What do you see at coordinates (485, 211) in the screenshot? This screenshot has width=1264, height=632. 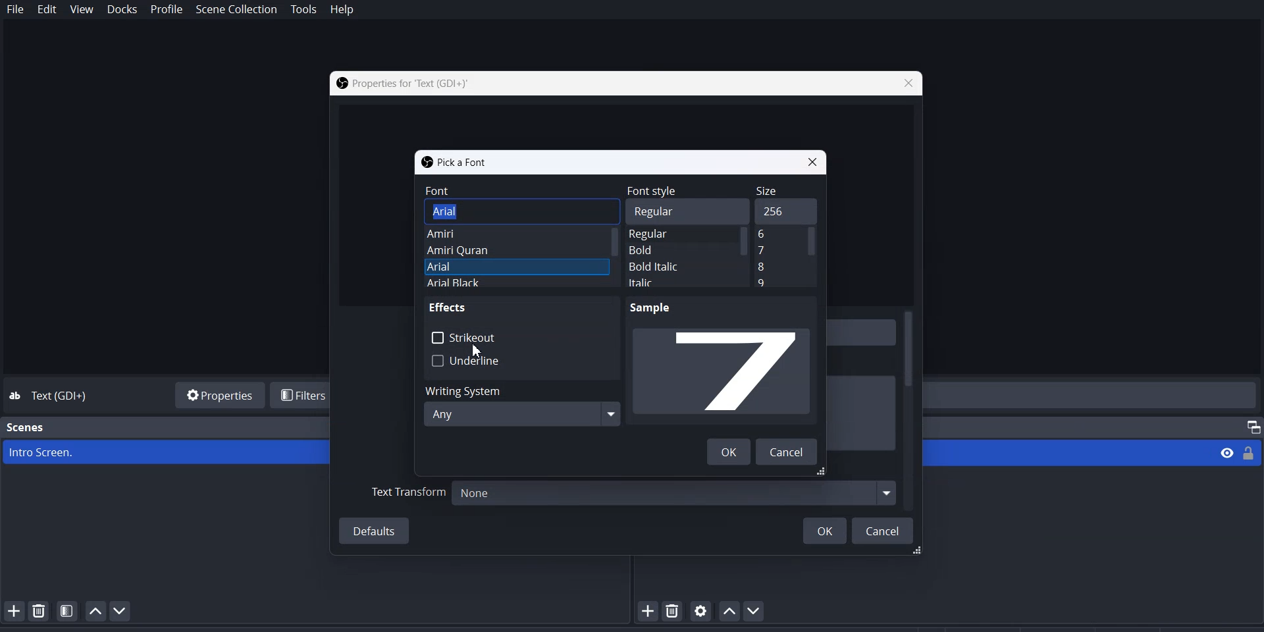 I see `Arial` at bounding box center [485, 211].